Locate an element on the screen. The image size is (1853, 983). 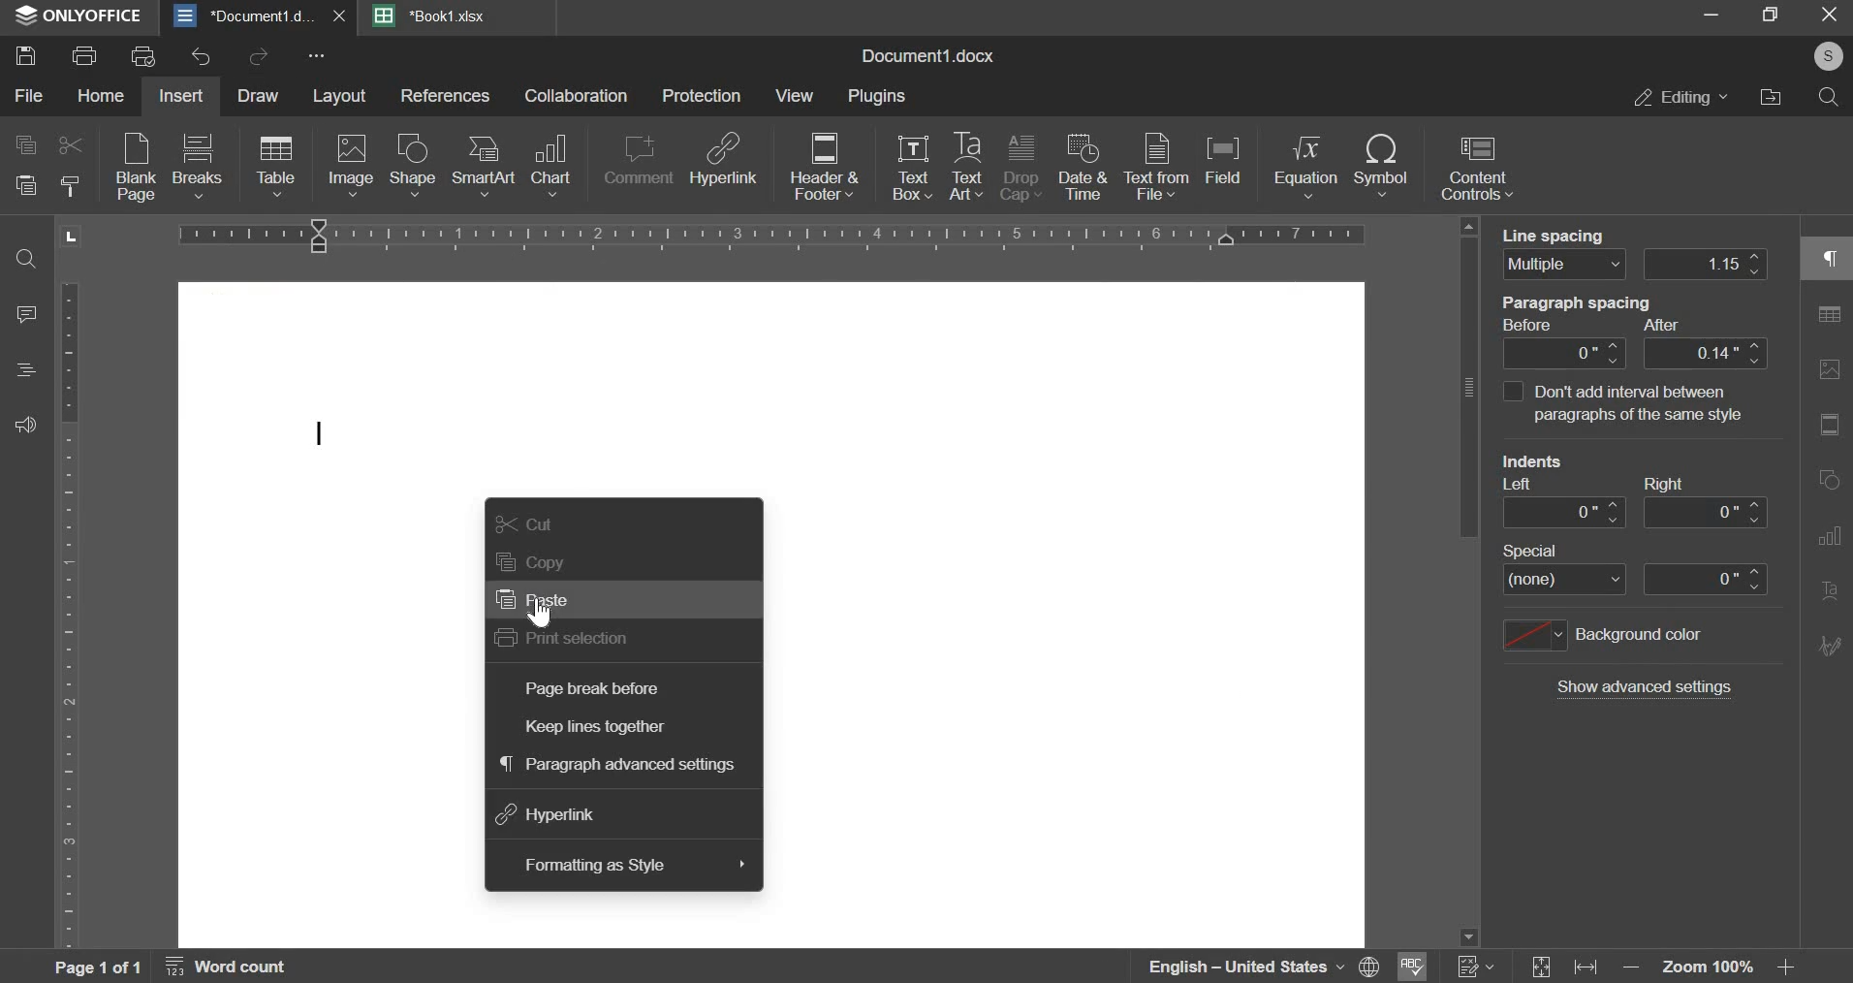
print preview is located at coordinates (145, 55).